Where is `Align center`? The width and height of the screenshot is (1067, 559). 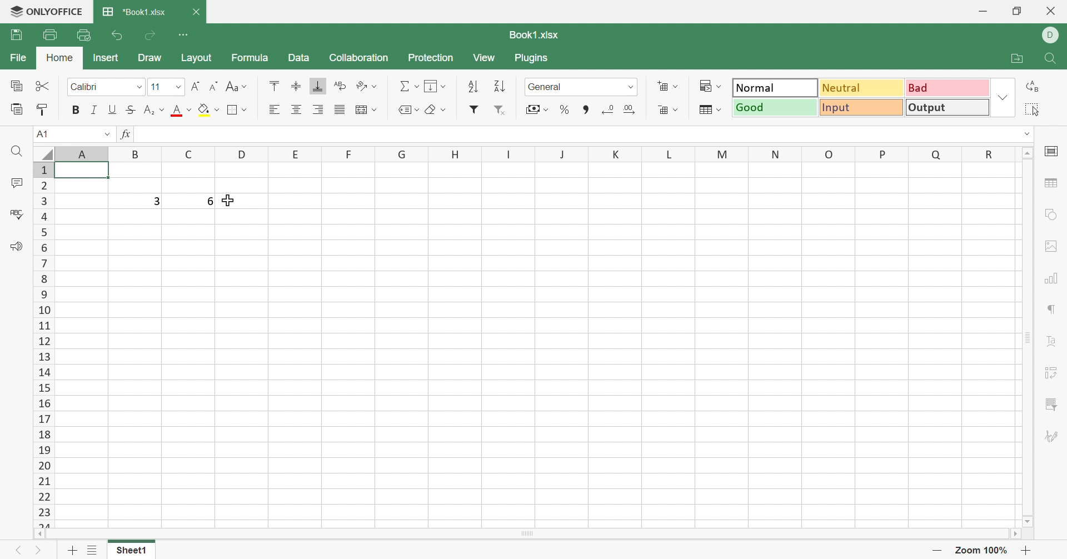
Align center is located at coordinates (298, 109).